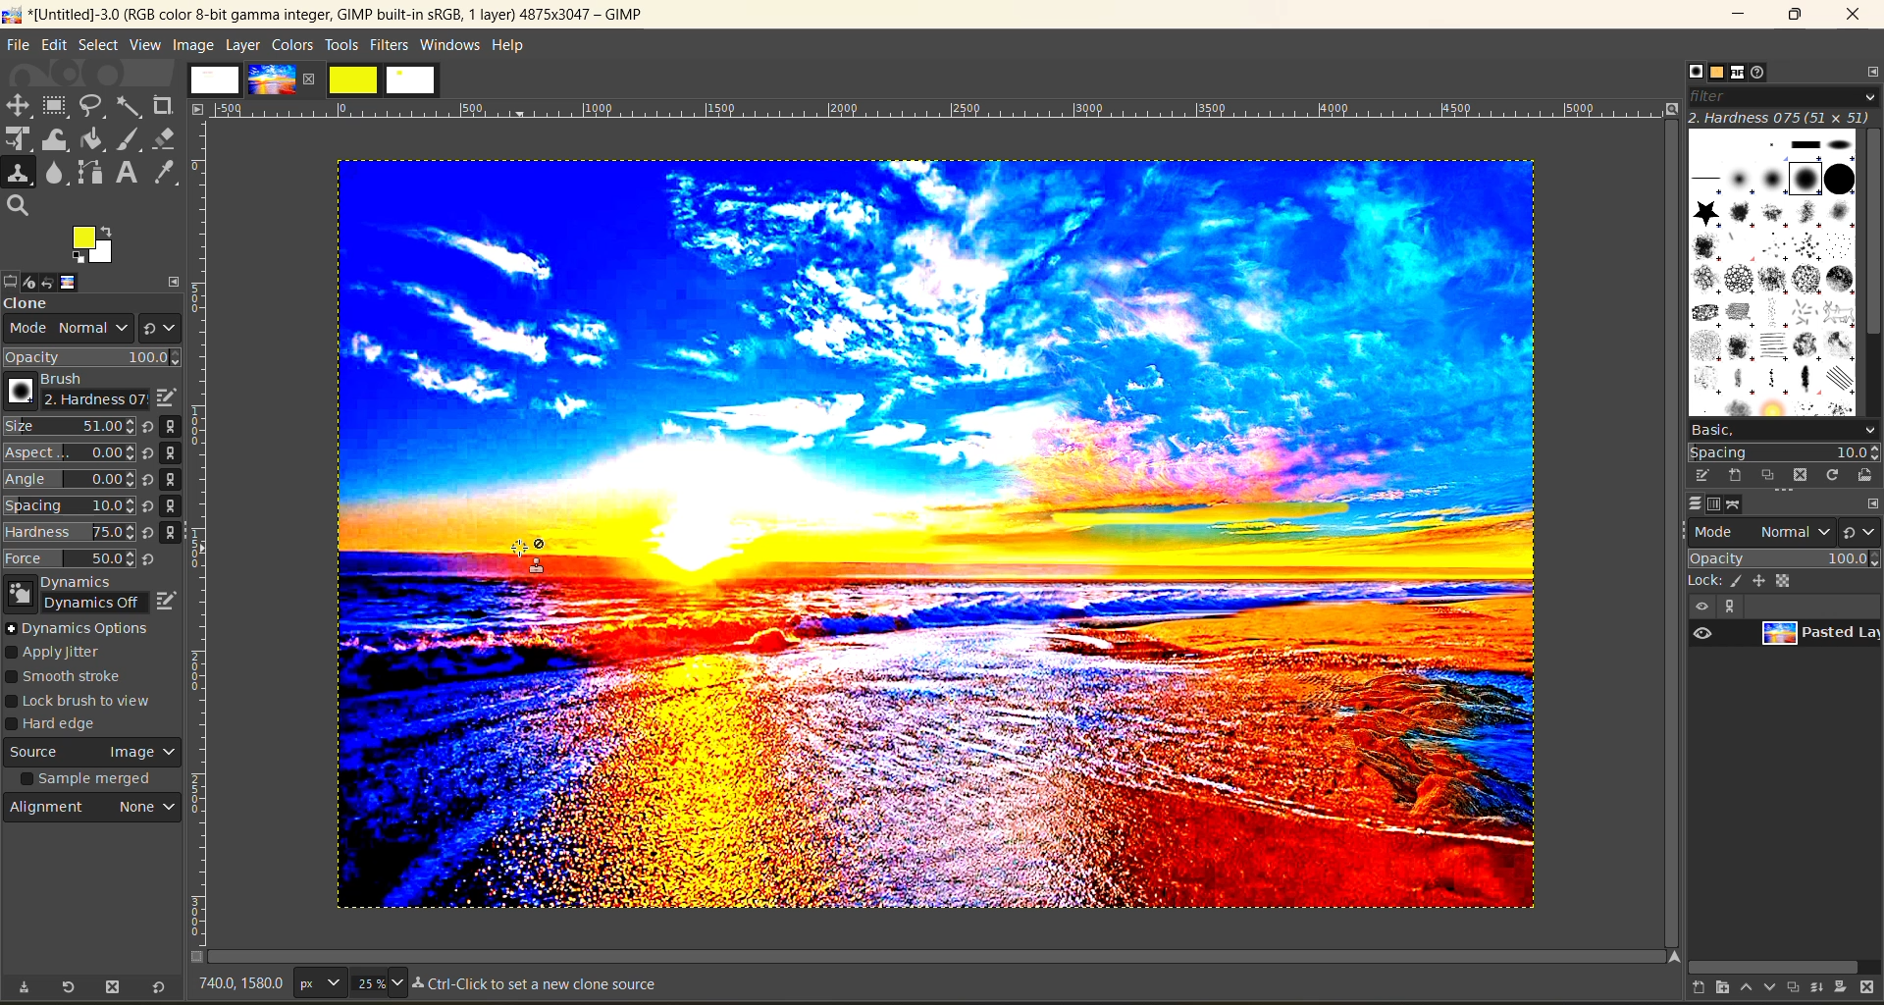 This screenshot has width=1884, height=1005. Describe the element at coordinates (1794, 16) in the screenshot. I see `maximize` at that location.